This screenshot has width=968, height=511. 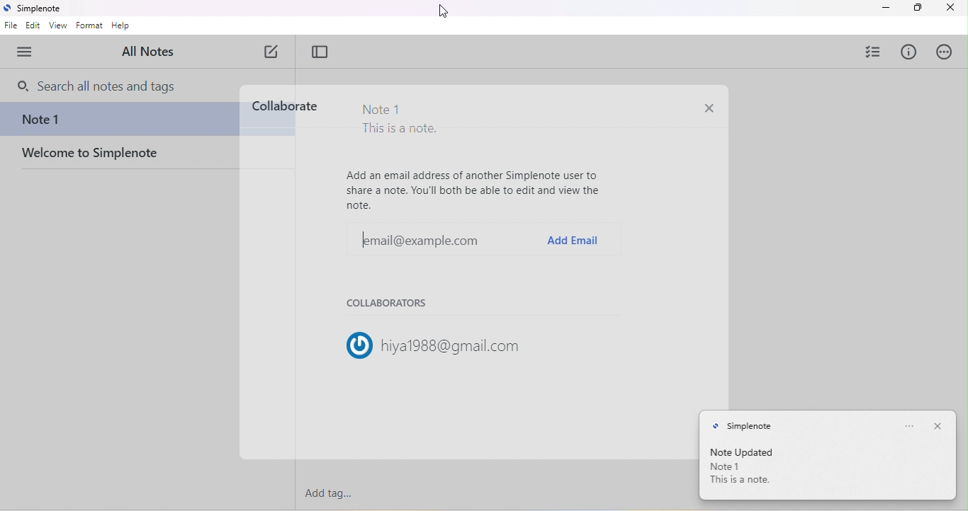 What do you see at coordinates (58, 26) in the screenshot?
I see `view` at bounding box center [58, 26].